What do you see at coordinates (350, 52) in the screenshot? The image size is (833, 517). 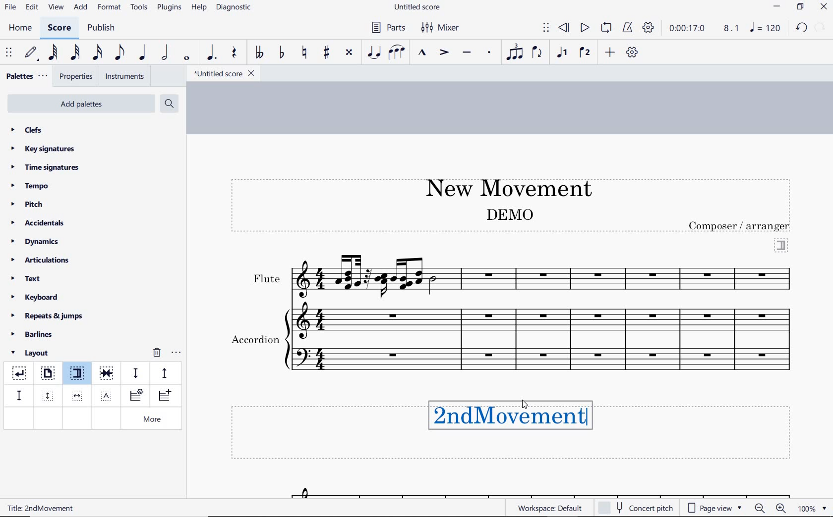 I see `toggle double-sharp` at bounding box center [350, 52].